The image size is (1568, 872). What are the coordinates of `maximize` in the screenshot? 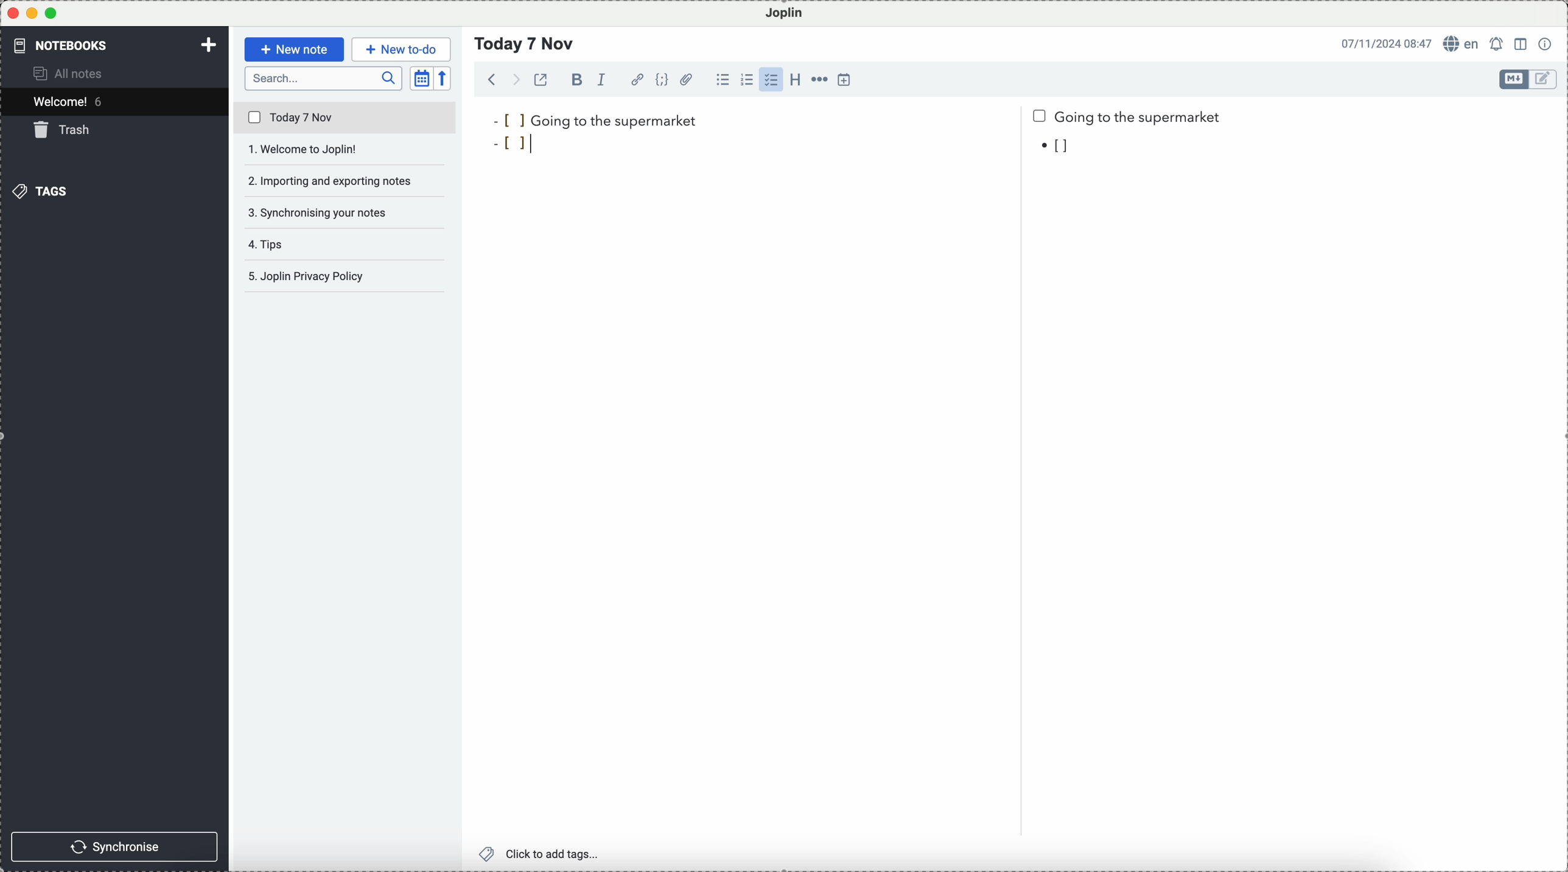 It's located at (51, 13).